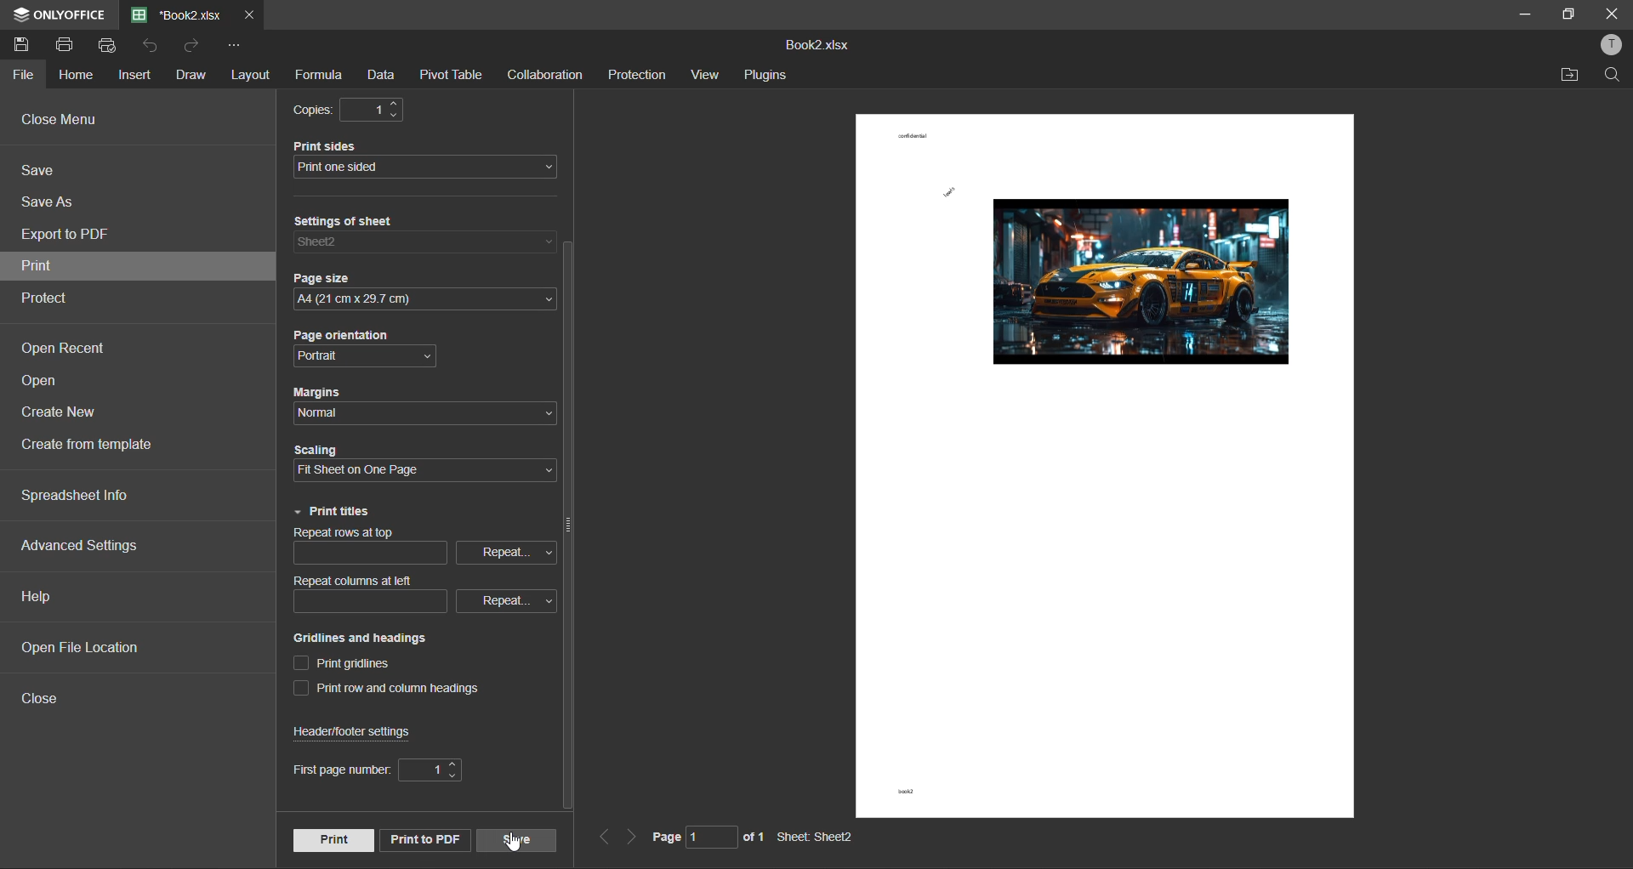 The width and height of the screenshot is (1633, 869). Describe the element at coordinates (197, 47) in the screenshot. I see `redo` at that location.